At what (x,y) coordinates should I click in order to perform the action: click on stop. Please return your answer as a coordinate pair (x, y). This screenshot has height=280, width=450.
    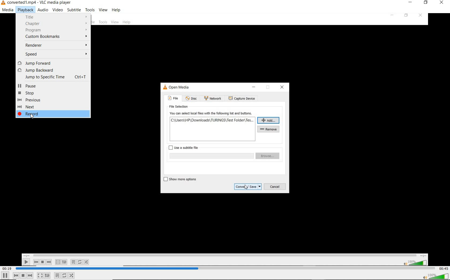
    Looking at the image, I should click on (28, 93).